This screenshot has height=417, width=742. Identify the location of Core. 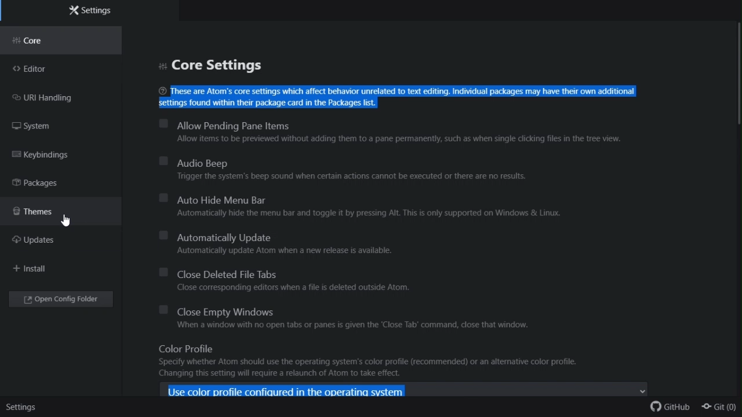
(43, 41).